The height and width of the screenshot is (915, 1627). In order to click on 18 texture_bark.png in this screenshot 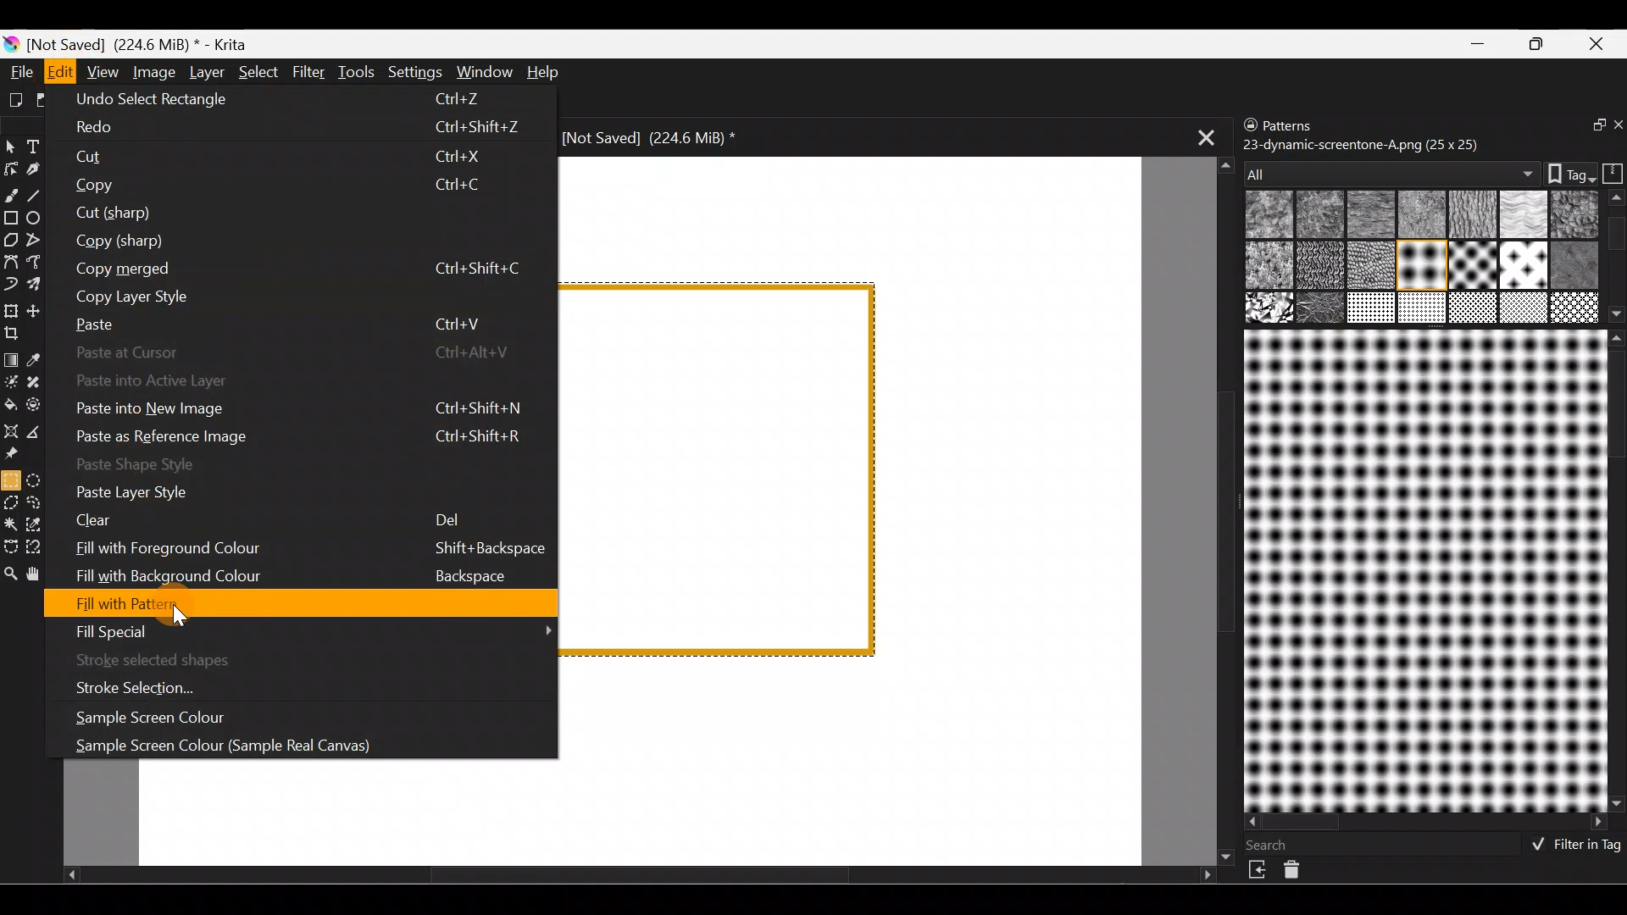, I will do `click(1470, 309)`.